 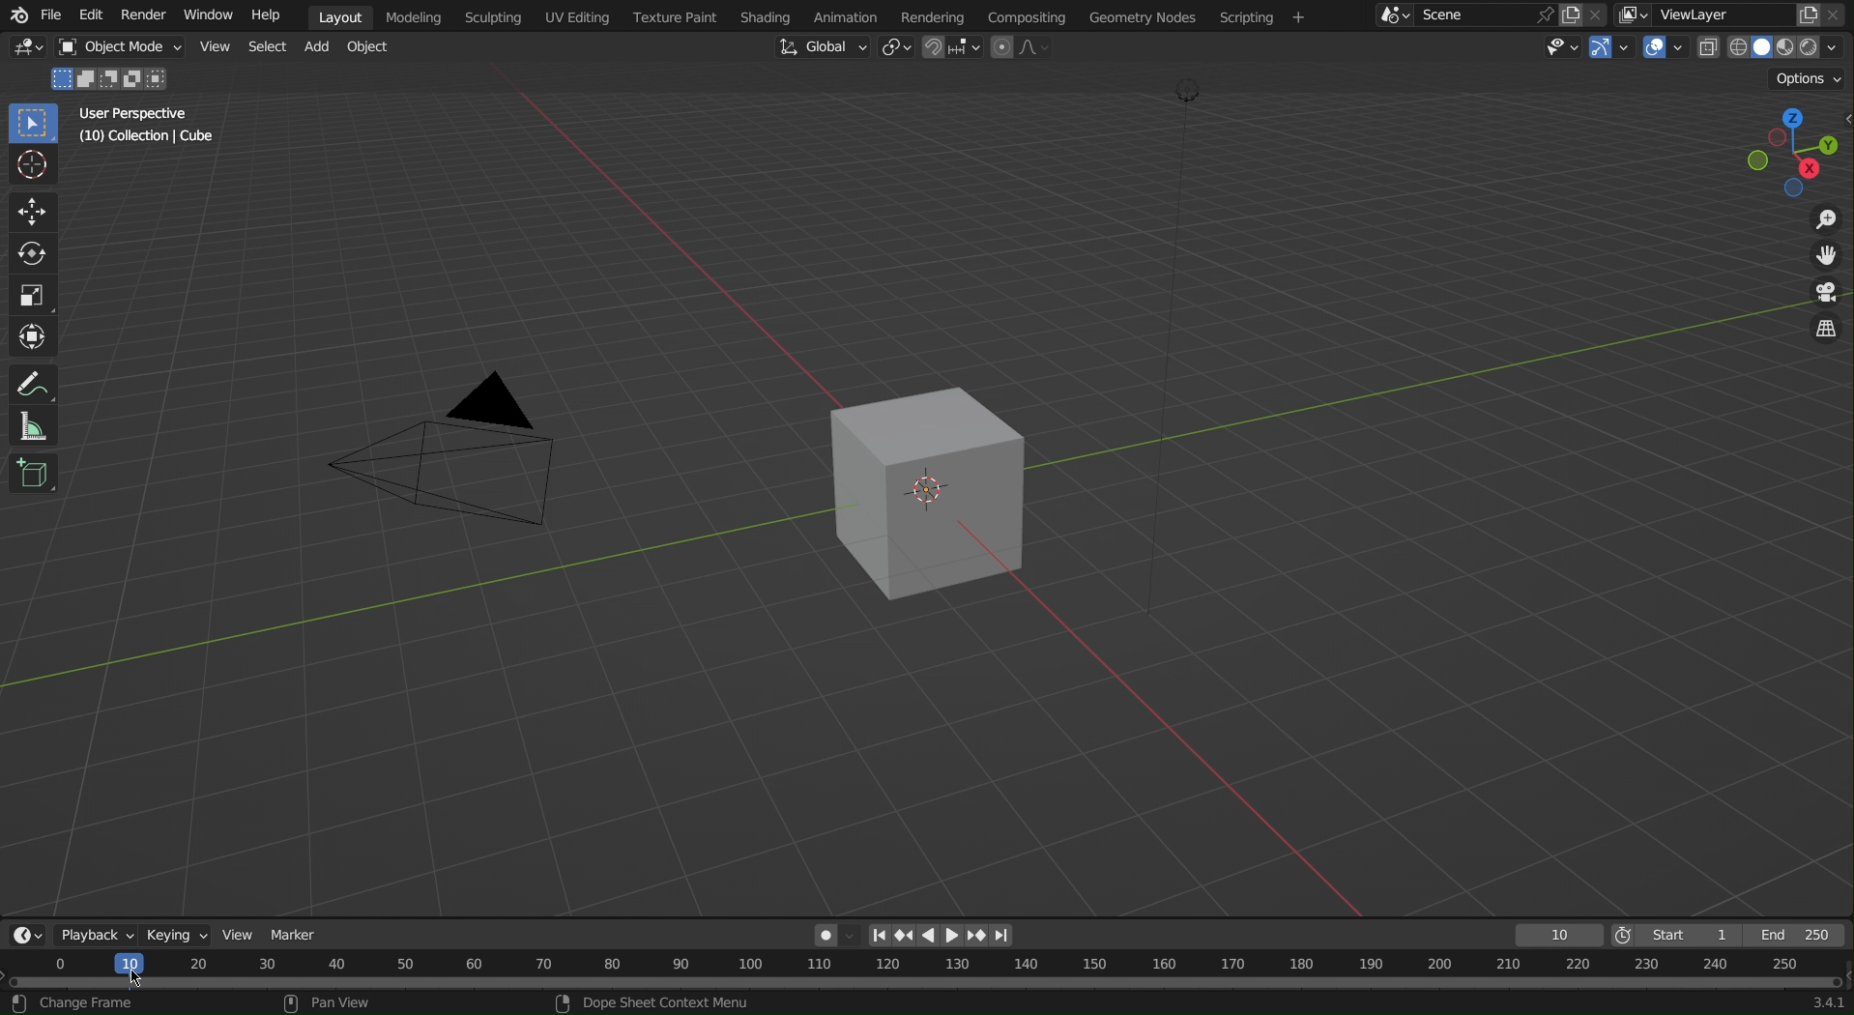 I want to click on Cube, so click(x=945, y=487).